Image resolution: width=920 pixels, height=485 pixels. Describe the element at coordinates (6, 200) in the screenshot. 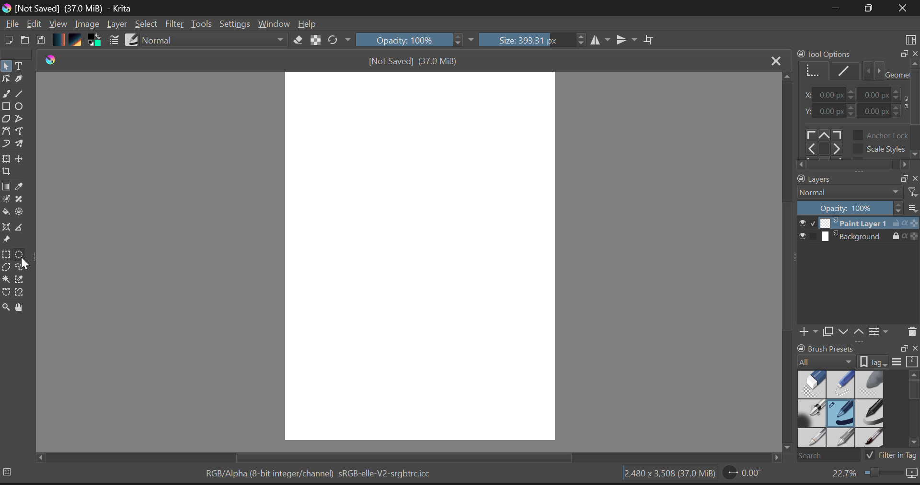

I see `Colorize Mask Tool` at that location.